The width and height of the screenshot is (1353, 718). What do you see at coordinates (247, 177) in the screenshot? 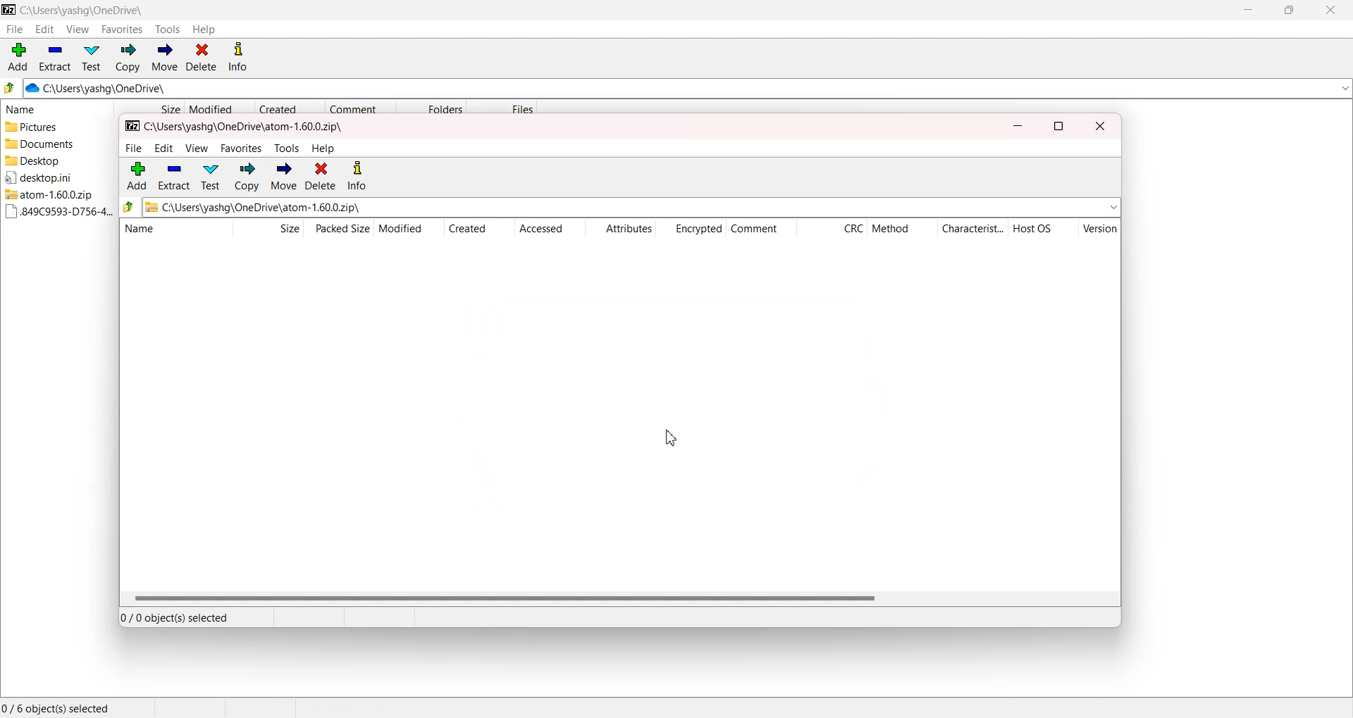
I see `copy` at bounding box center [247, 177].